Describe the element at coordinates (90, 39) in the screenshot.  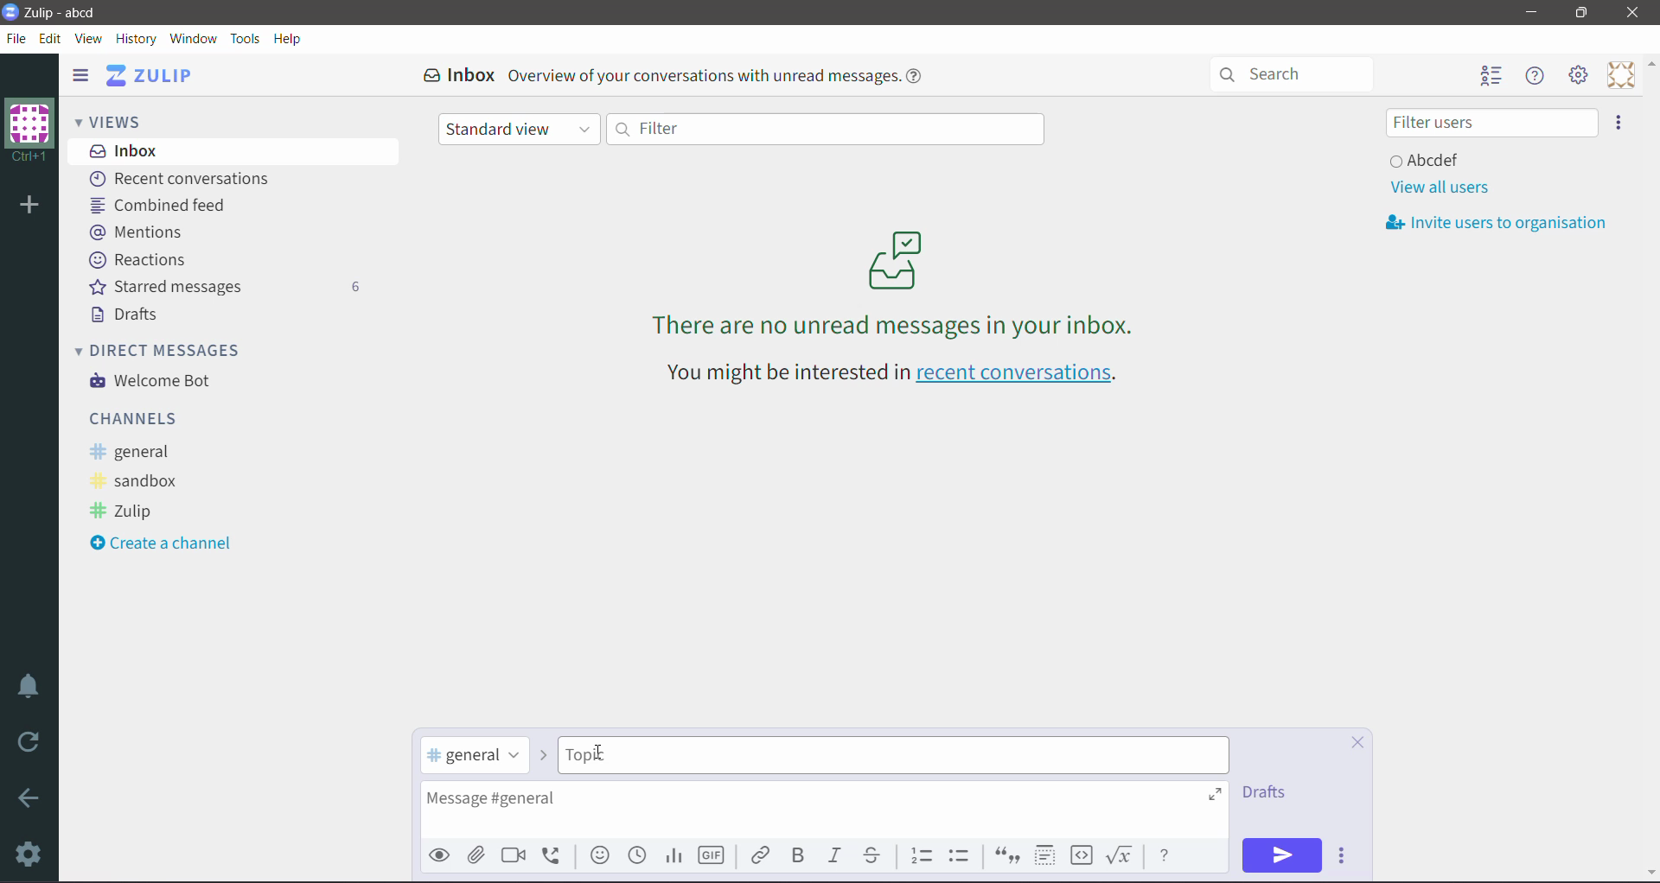
I see `View` at that location.